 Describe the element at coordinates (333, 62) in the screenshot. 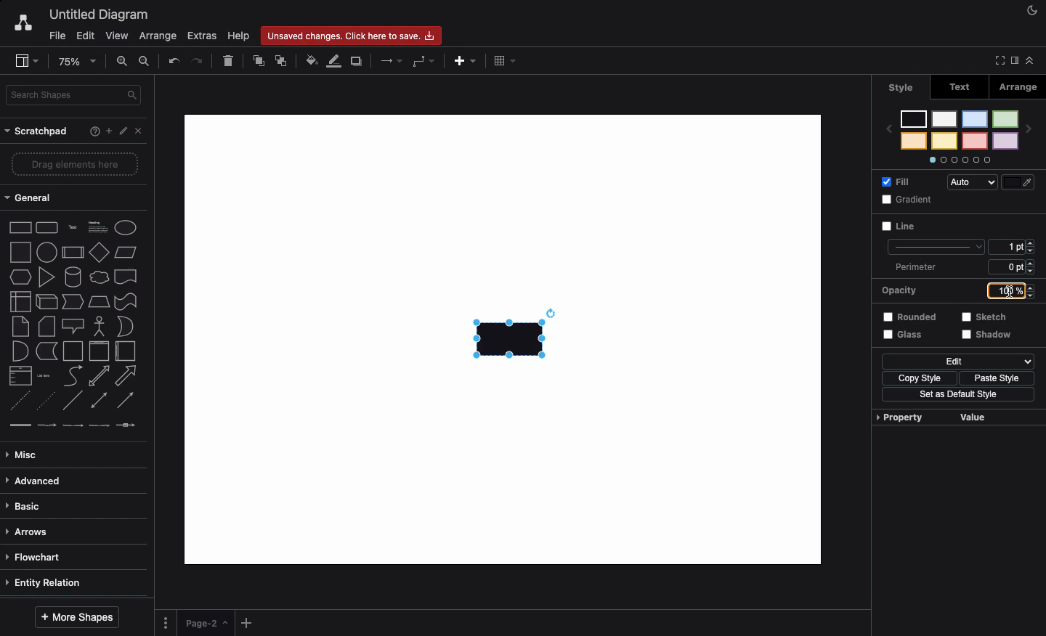

I see `Line color` at that location.